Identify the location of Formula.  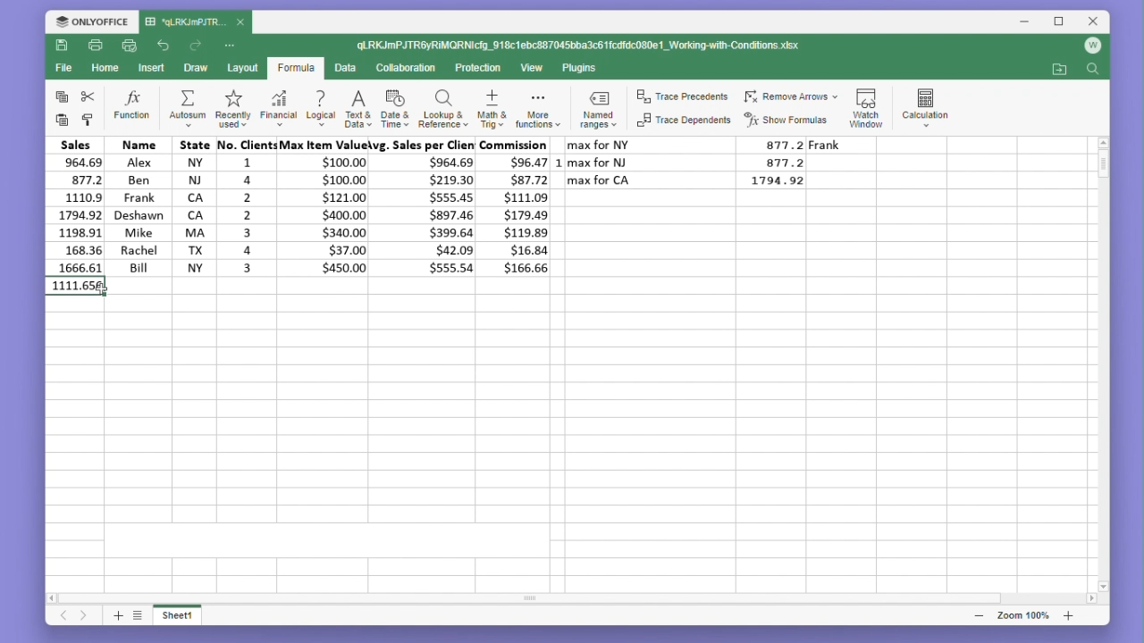
(296, 69).